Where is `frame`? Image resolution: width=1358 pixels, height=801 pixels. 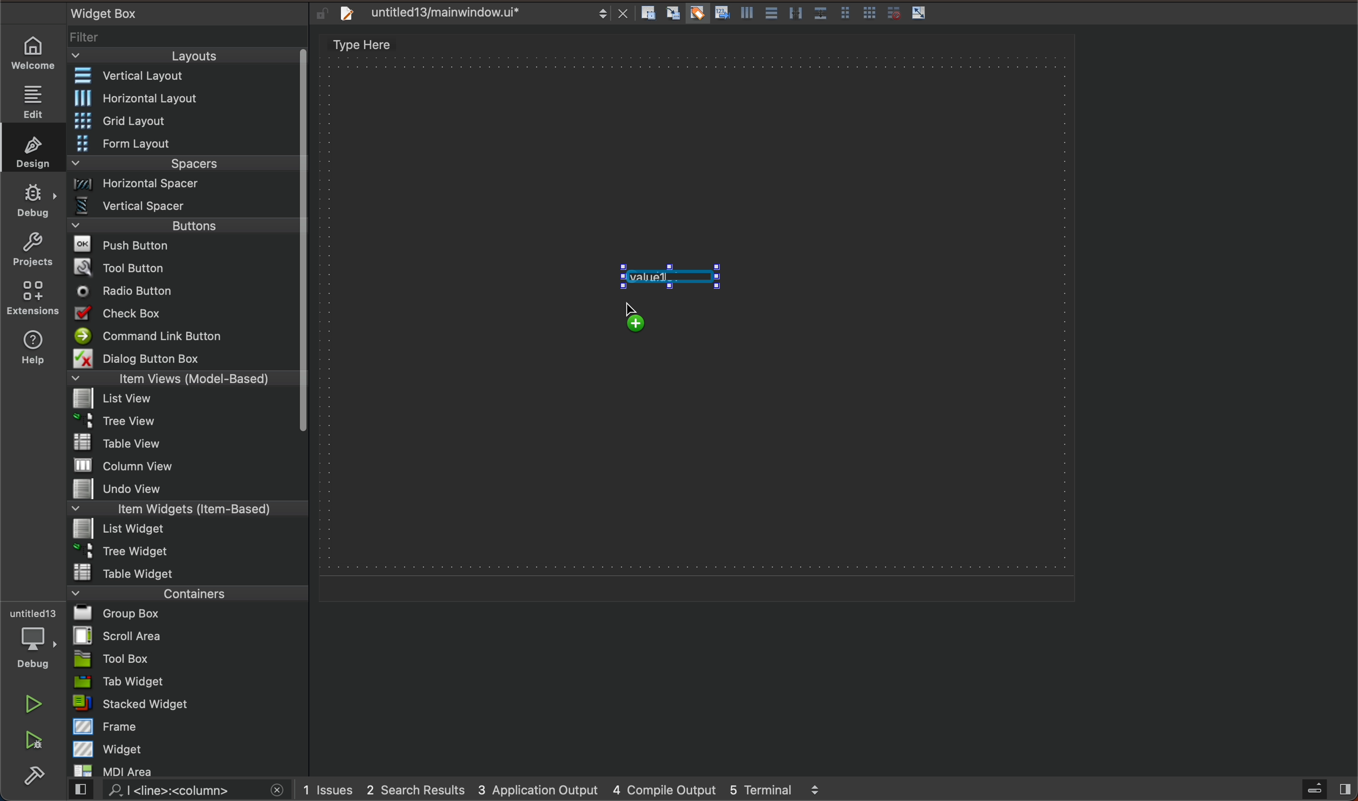
frame is located at coordinates (189, 726).